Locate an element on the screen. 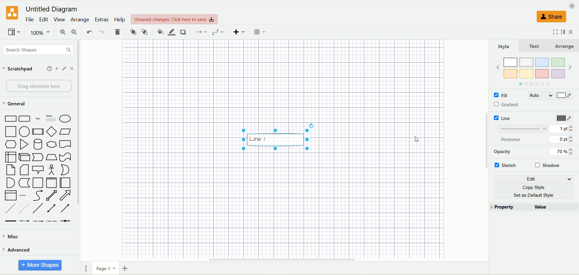  horizontal scroll bar is located at coordinates (282, 260).